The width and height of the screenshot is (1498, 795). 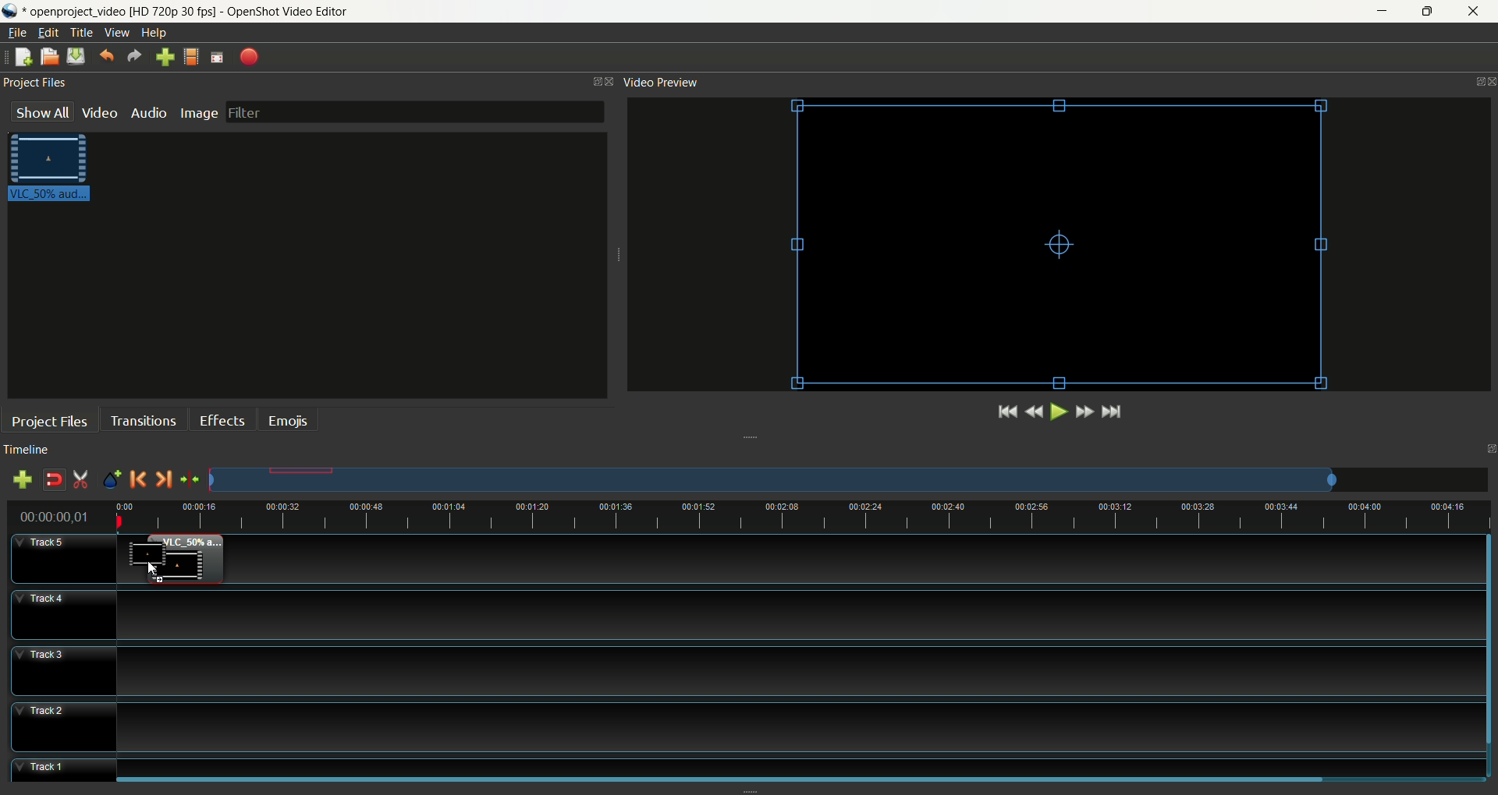 What do you see at coordinates (75, 55) in the screenshot?
I see `save project` at bounding box center [75, 55].